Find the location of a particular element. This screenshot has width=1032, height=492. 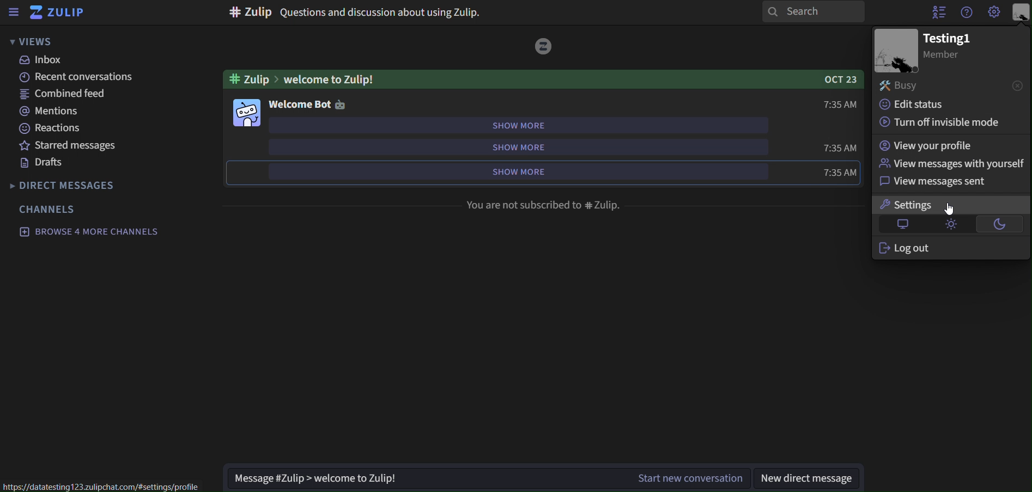

combined feed is located at coordinates (67, 95).